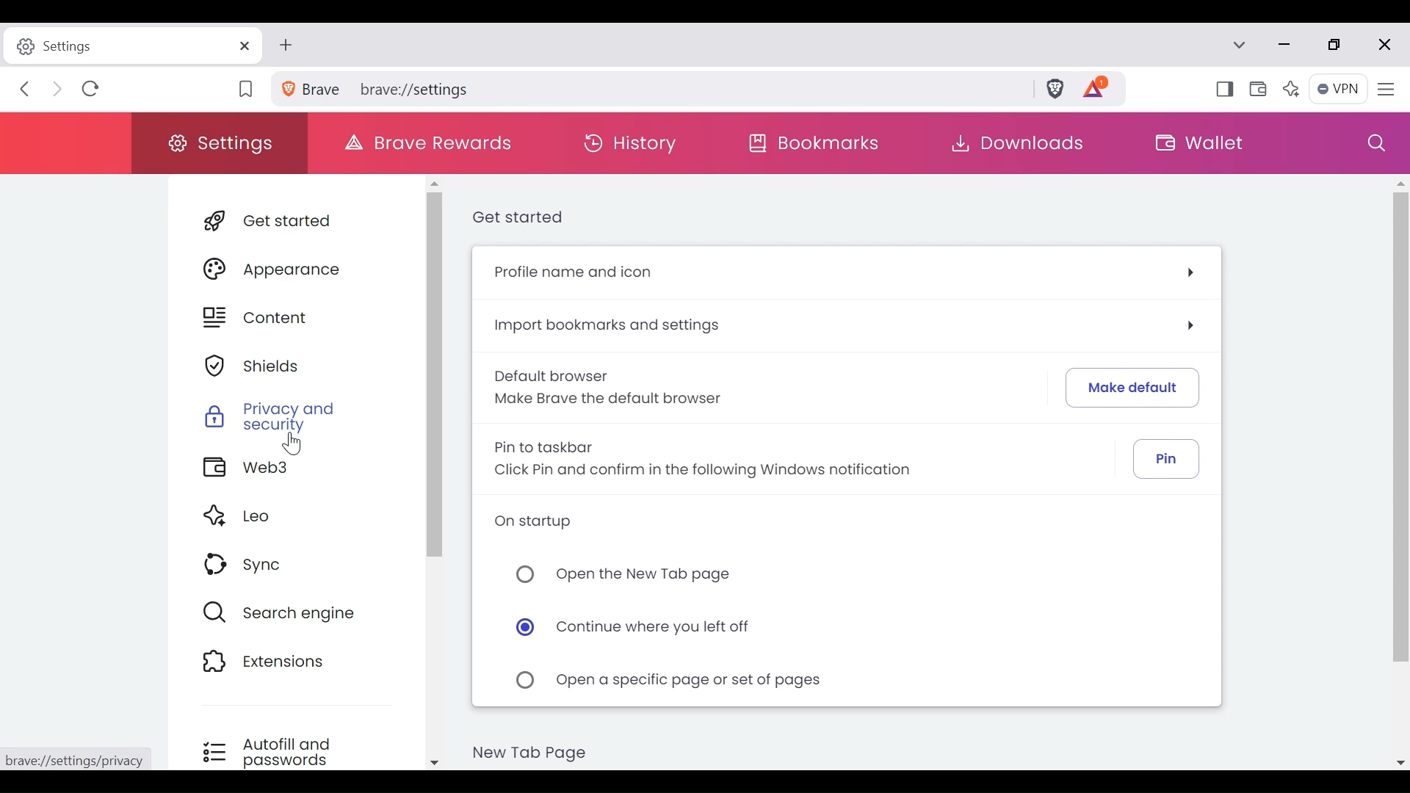  What do you see at coordinates (530, 520) in the screenshot?
I see `On Startup` at bounding box center [530, 520].